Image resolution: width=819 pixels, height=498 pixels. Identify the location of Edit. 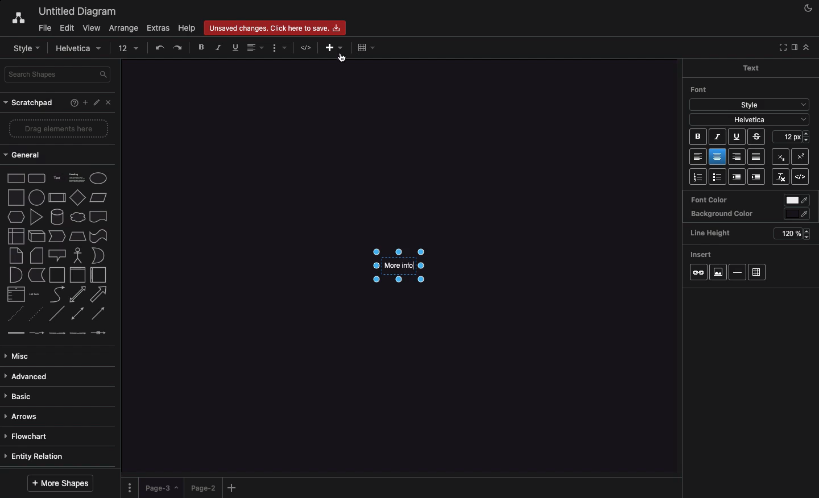
(97, 103).